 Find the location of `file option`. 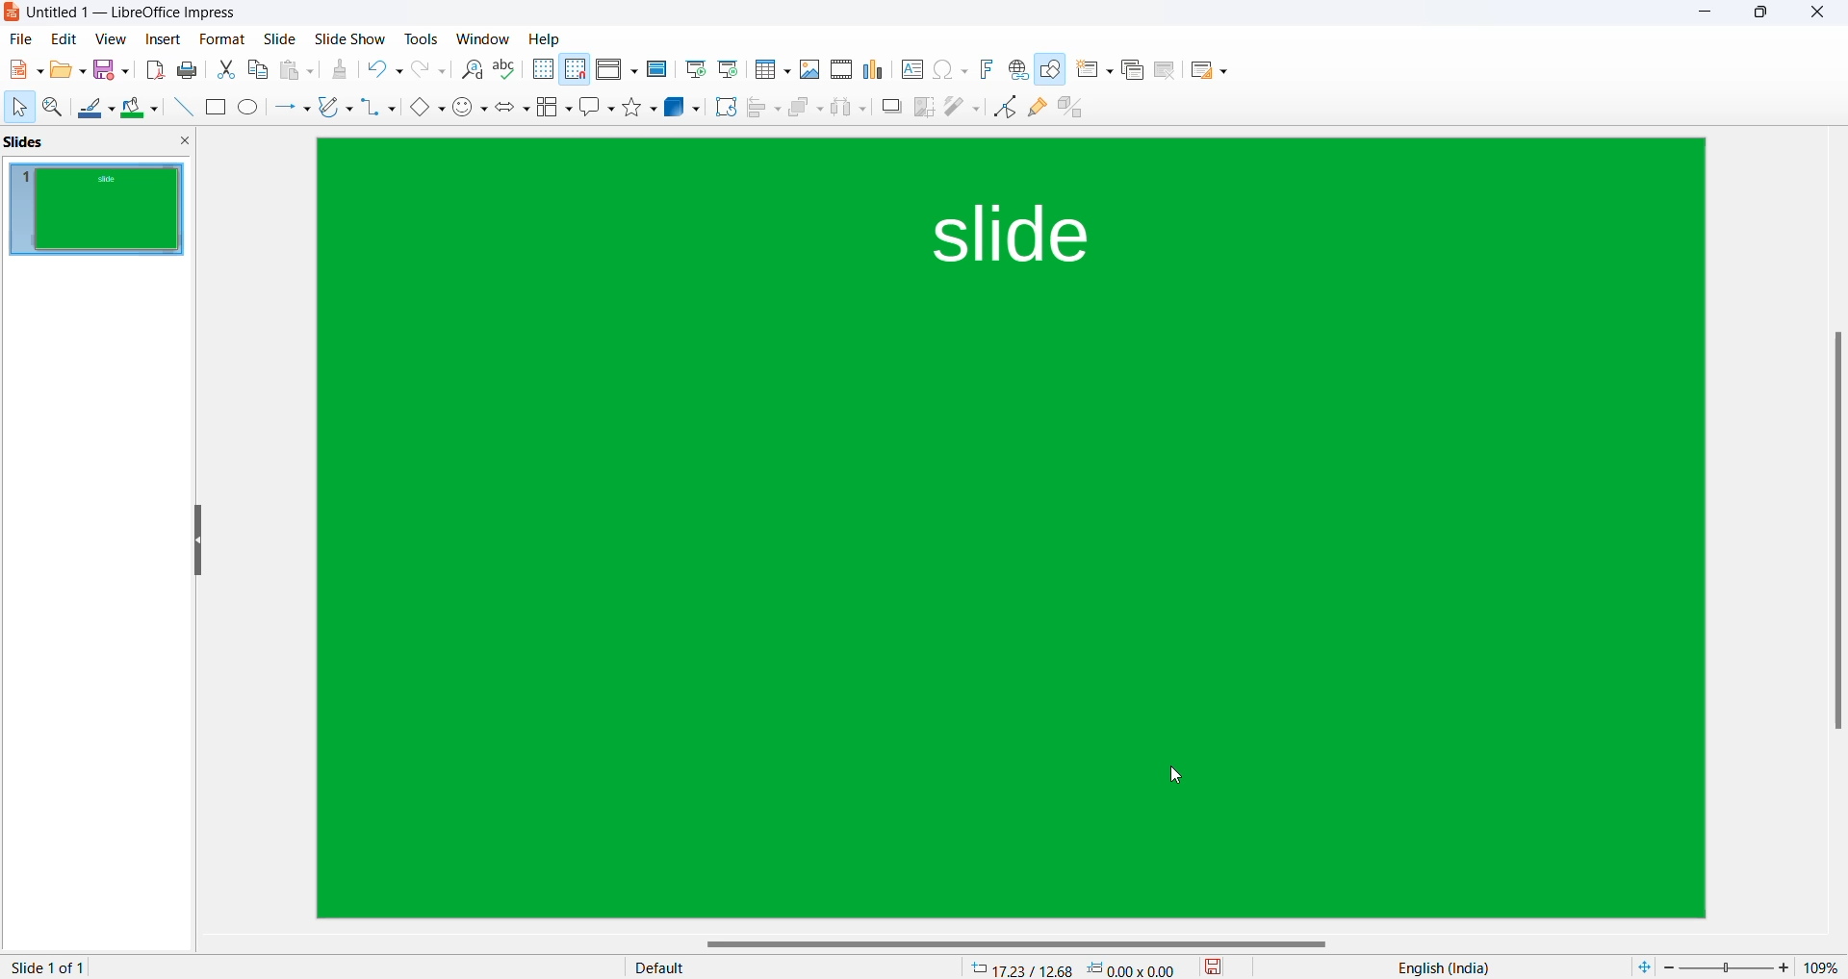

file option is located at coordinates (68, 71).